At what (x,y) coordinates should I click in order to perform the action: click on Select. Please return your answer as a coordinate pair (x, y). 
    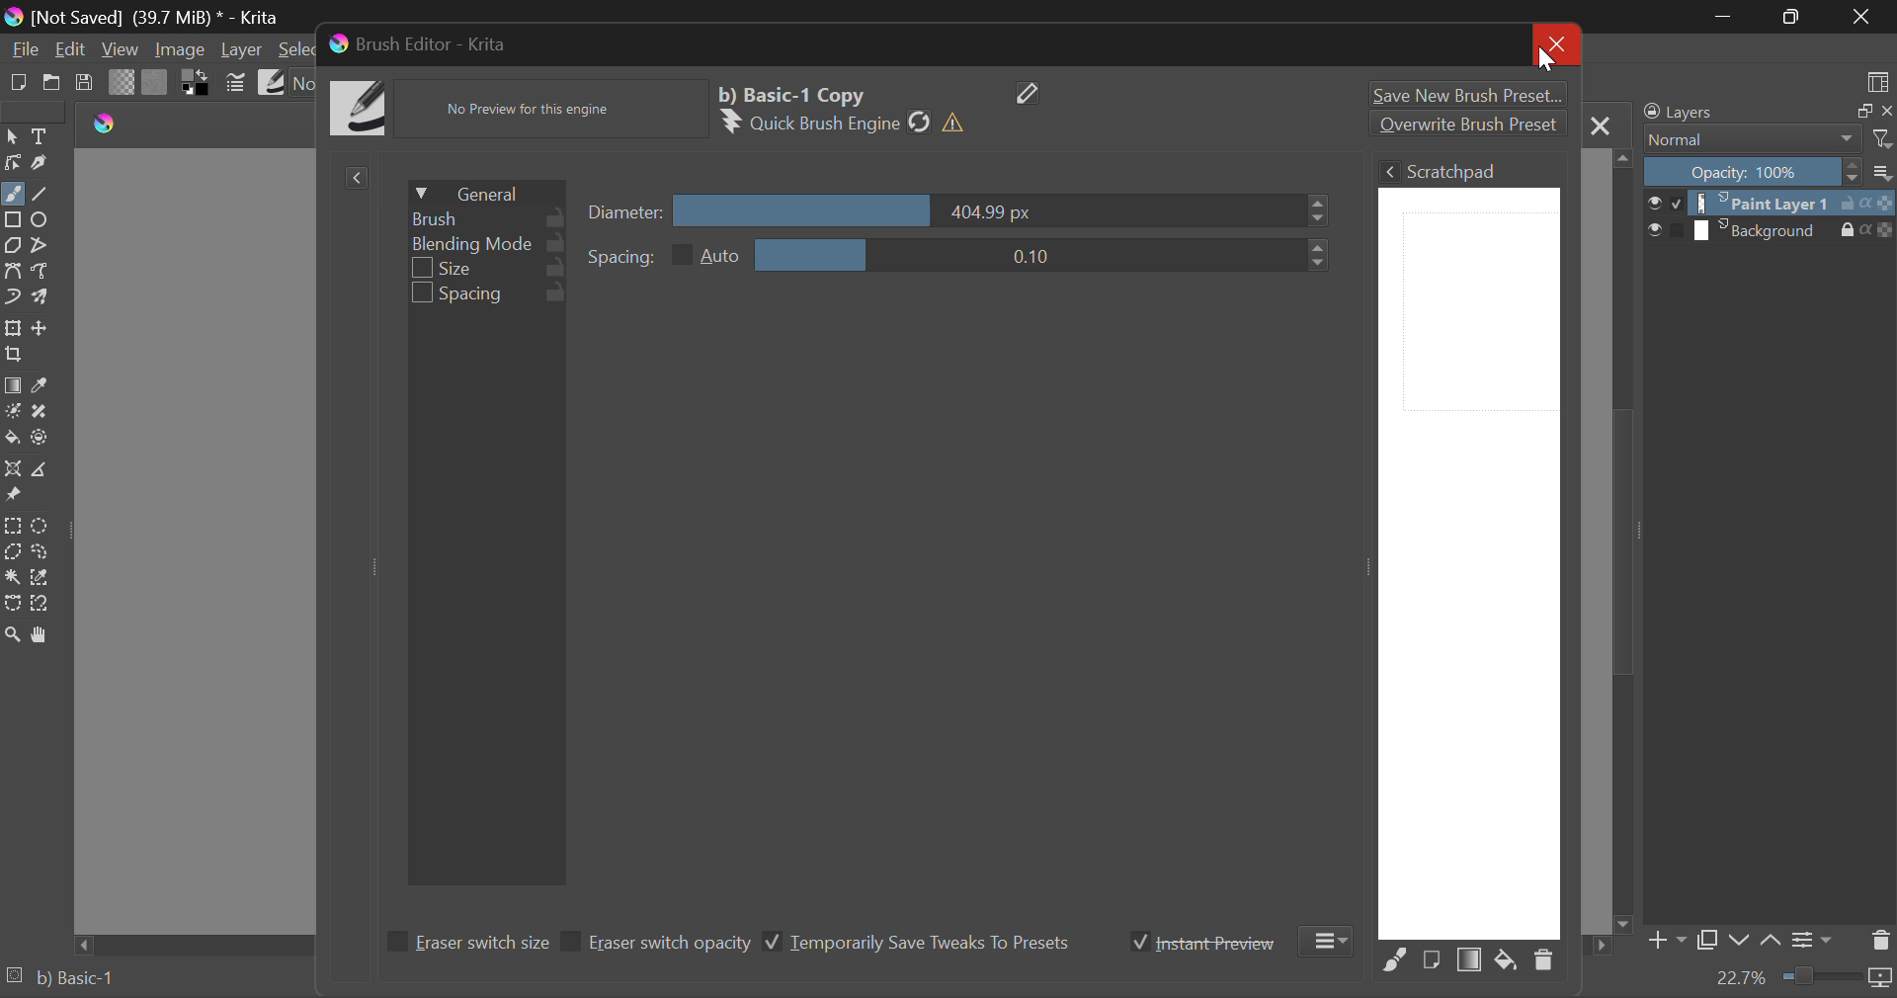
    Looking at the image, I should click on (12, 137).